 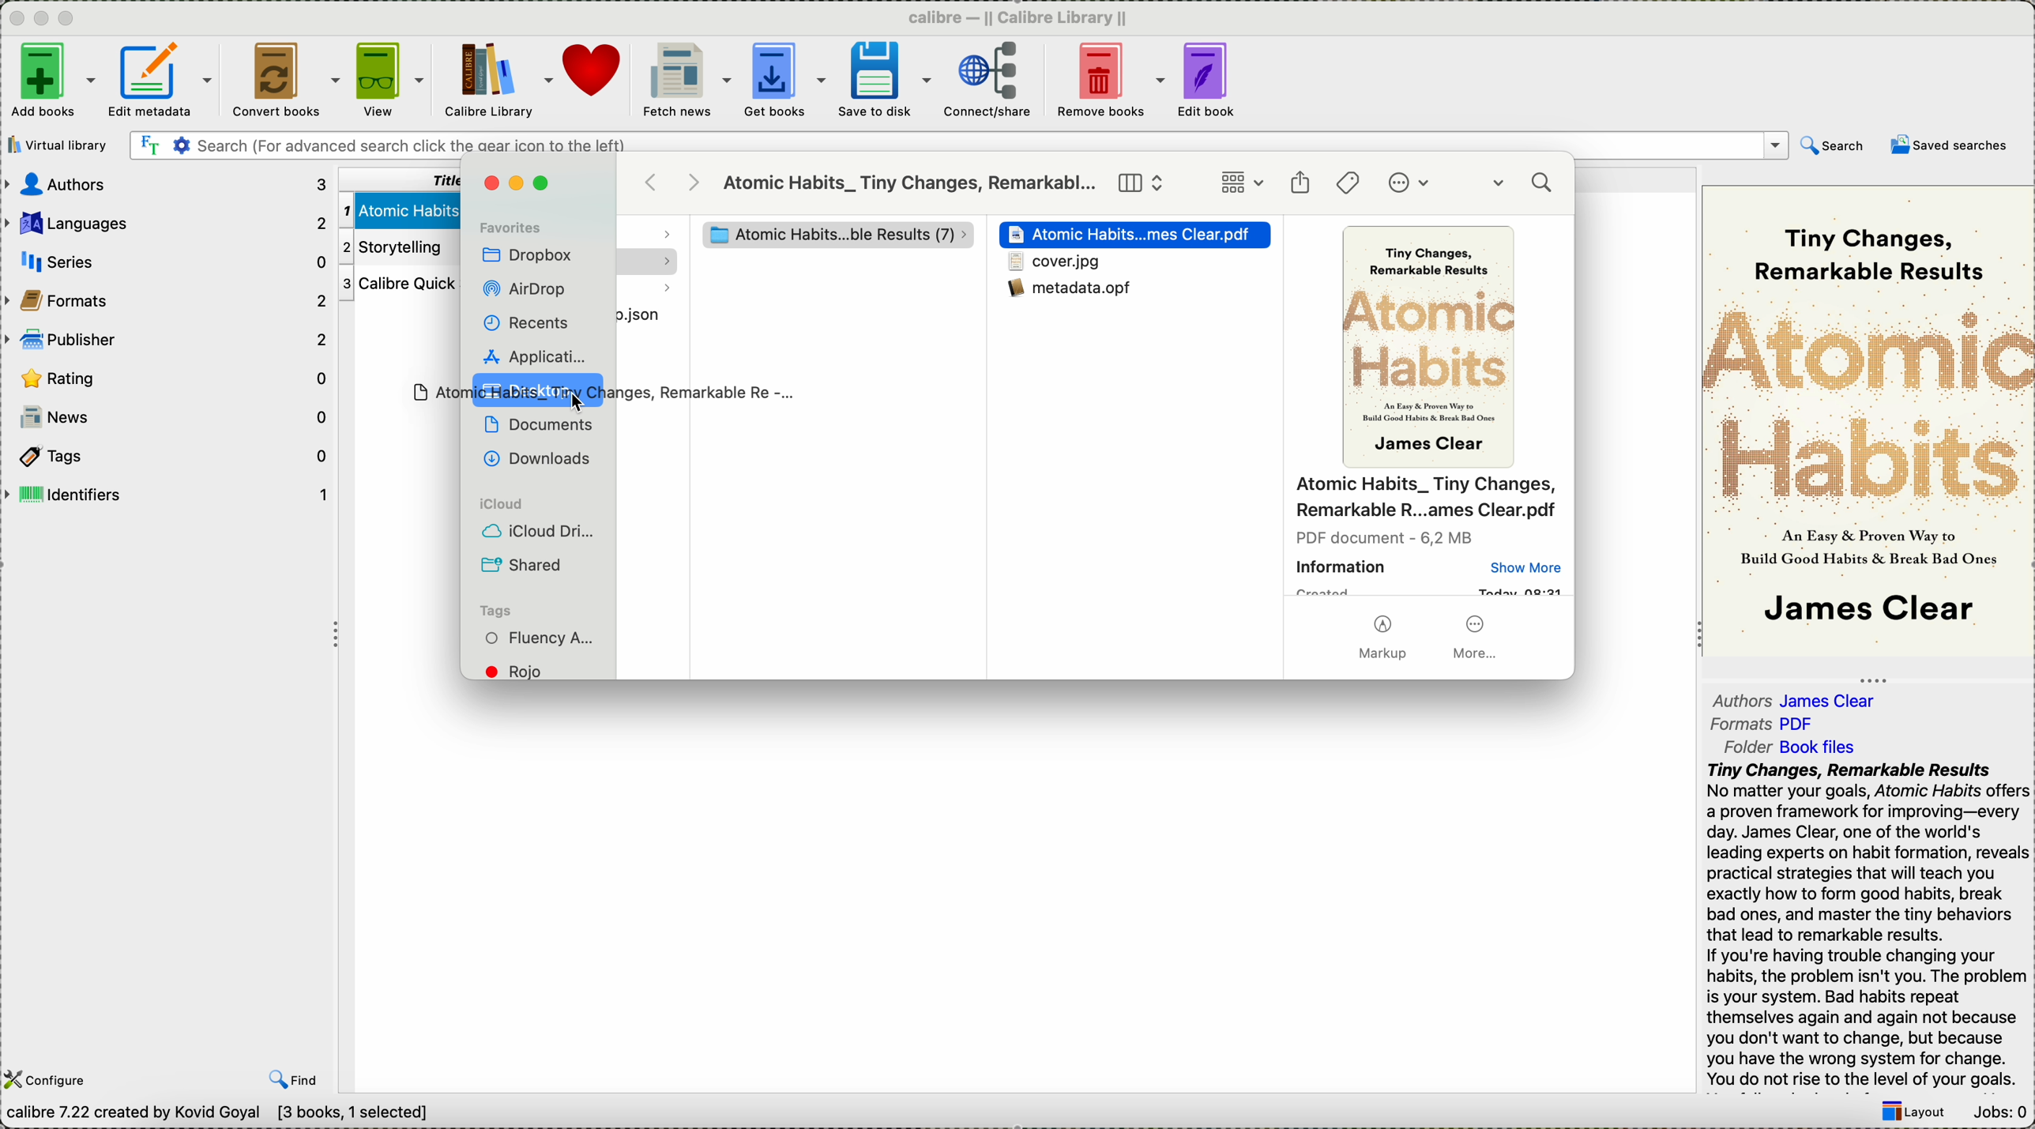 What do you see at coordinates (498, 505) in the screenshot?
I see `icloud` at bounding box center [498, 505].